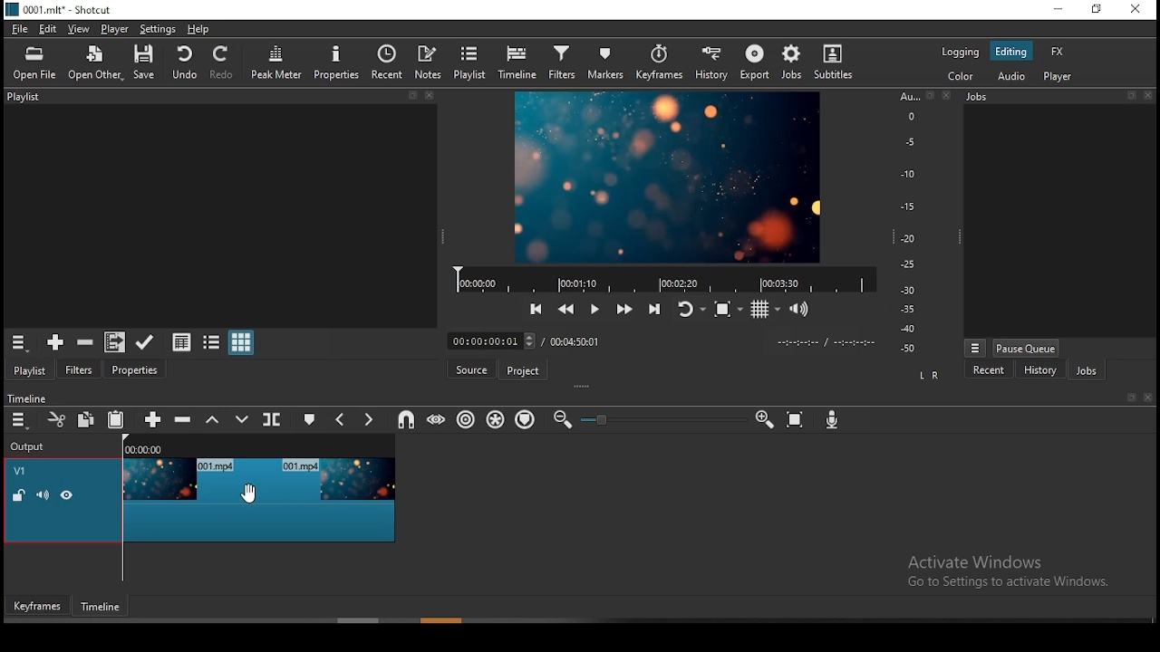  I want to click on file, so click(18, 30).